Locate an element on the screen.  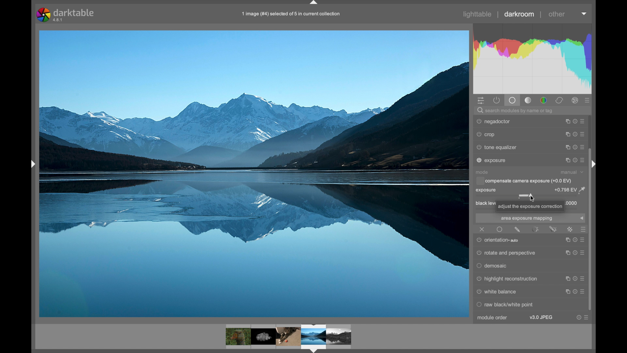
quick access panel is located at coordinates (480, 100).